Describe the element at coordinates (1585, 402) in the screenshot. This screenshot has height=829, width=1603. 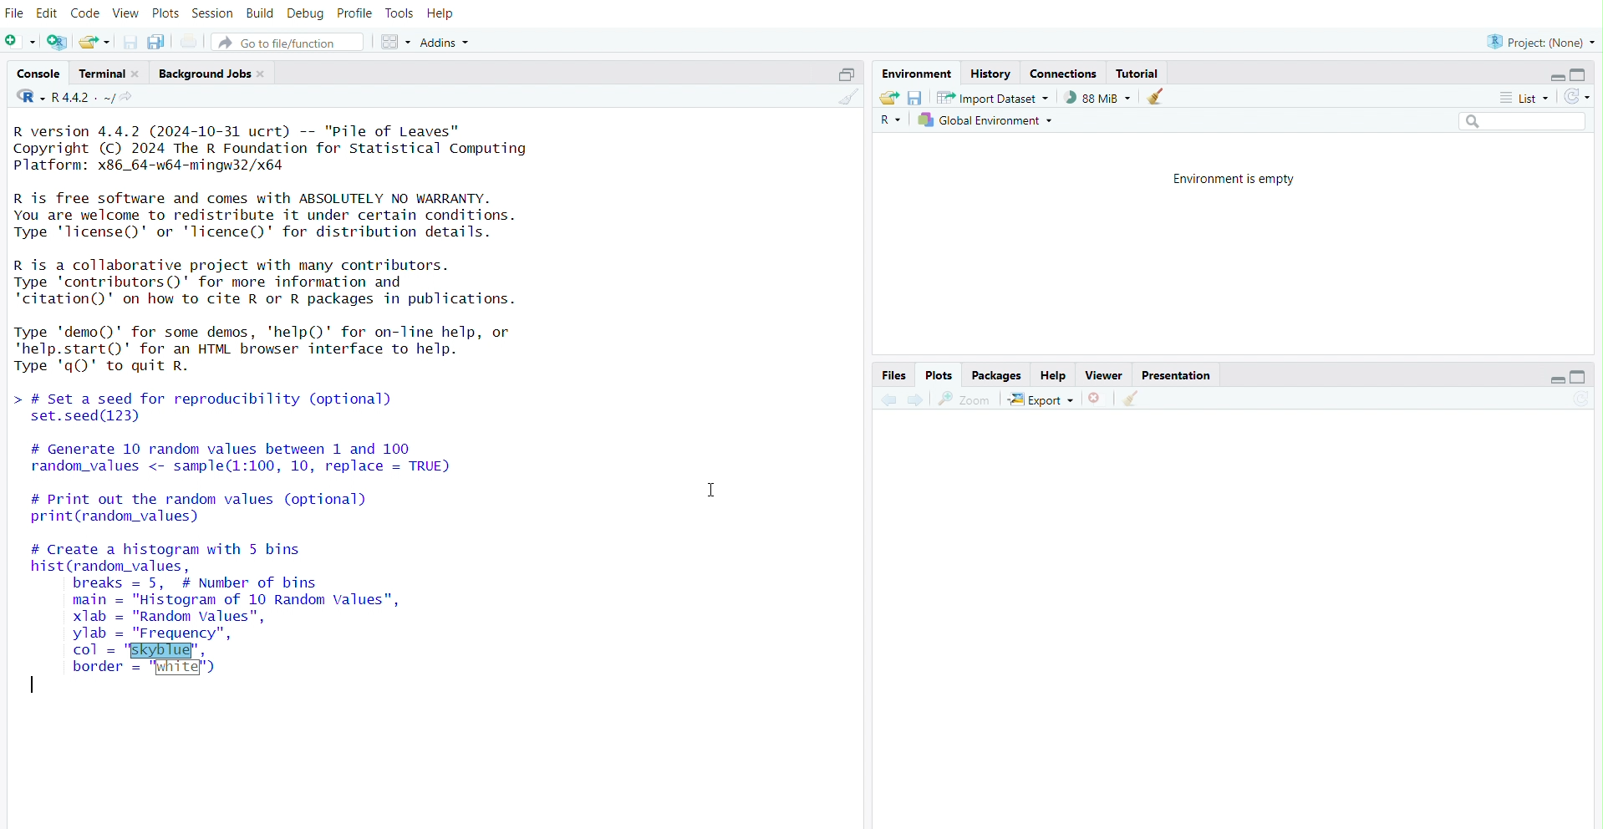
I see `refresh current plot` at that location.